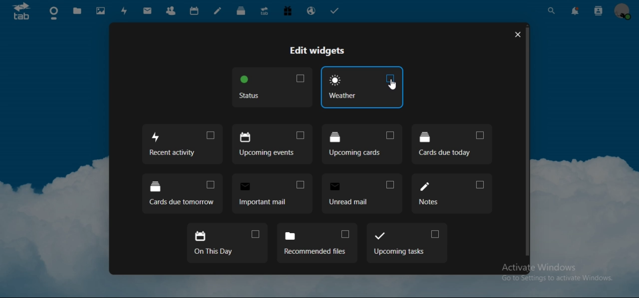  Describe the element at coordinates (226, 243) in the screenshot. I see `on this day` at that location.